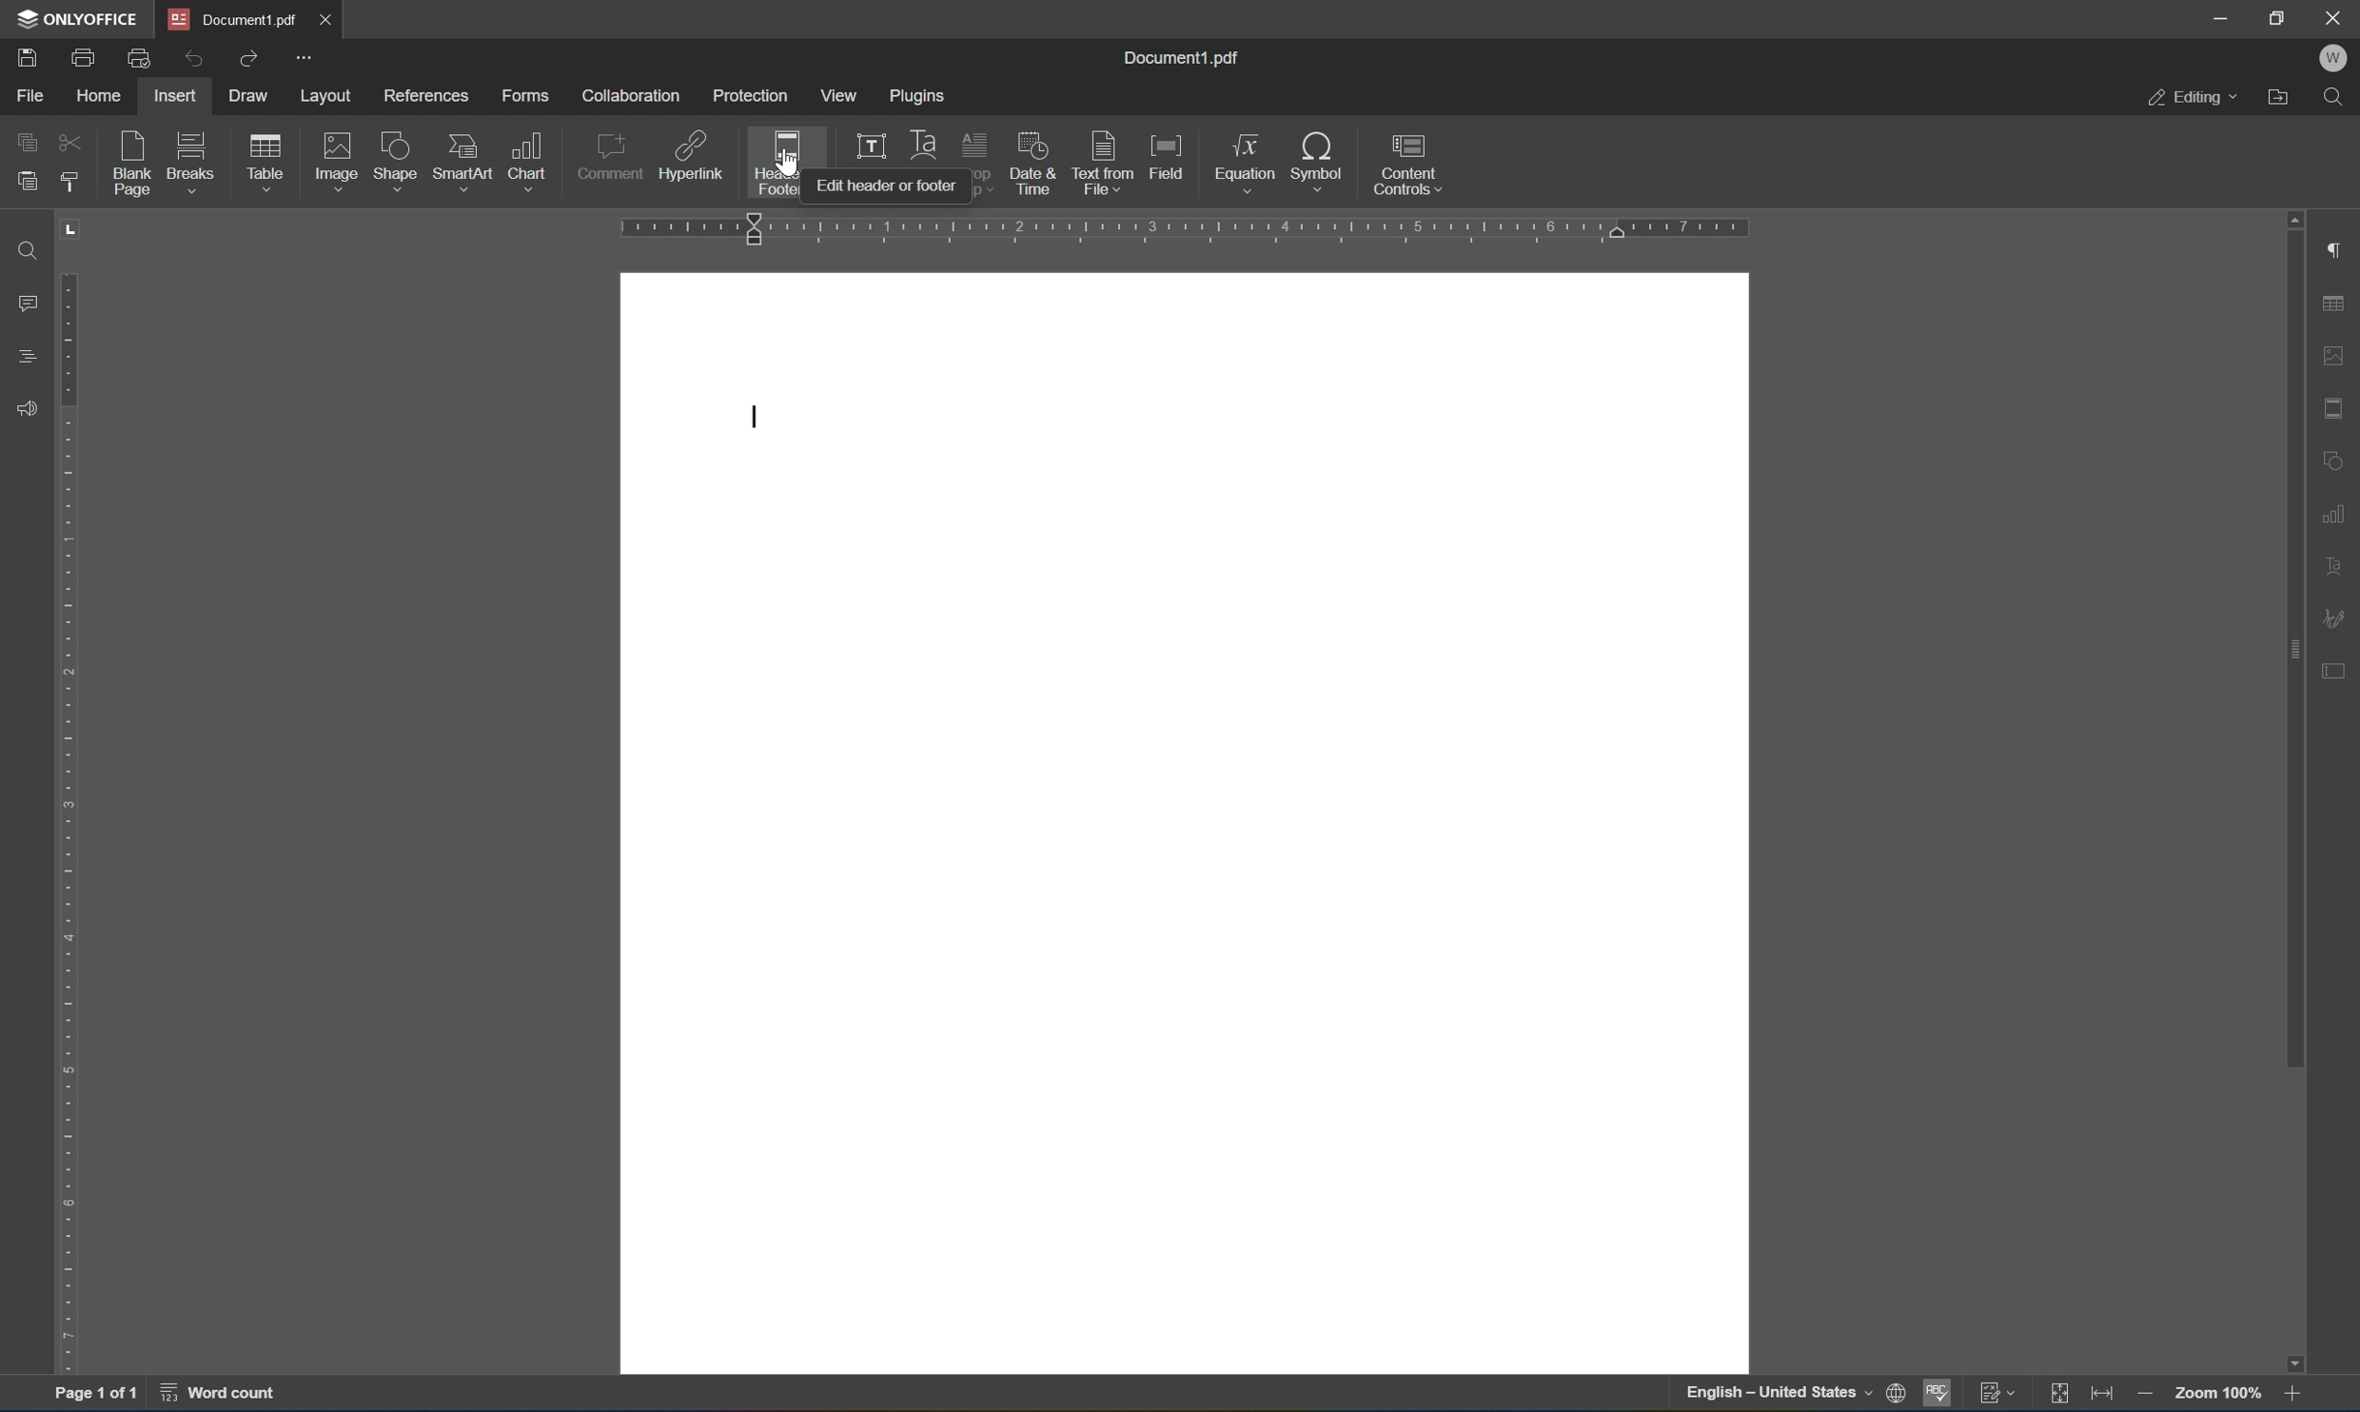  Describe the element at coordinates (341, 23) in the screenshot. I see `close` at that location.